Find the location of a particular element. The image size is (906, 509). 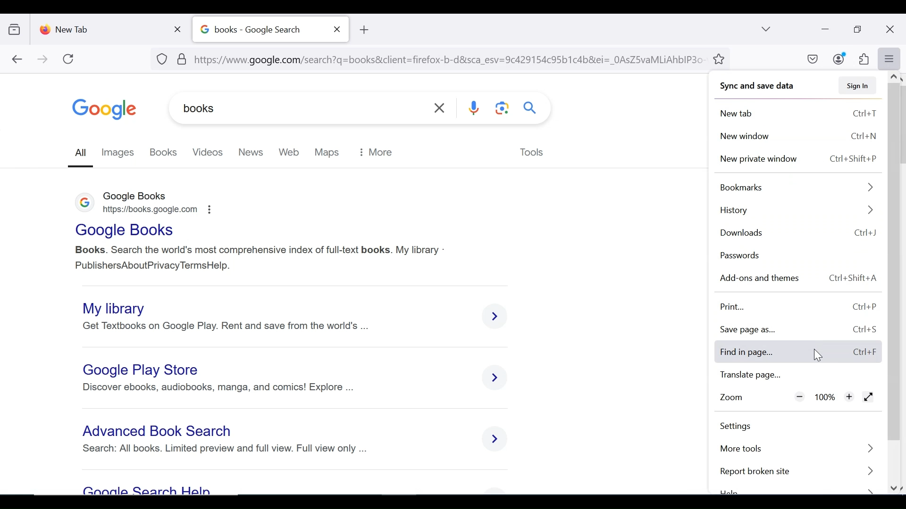

google books is located at coordinates (140, 195).